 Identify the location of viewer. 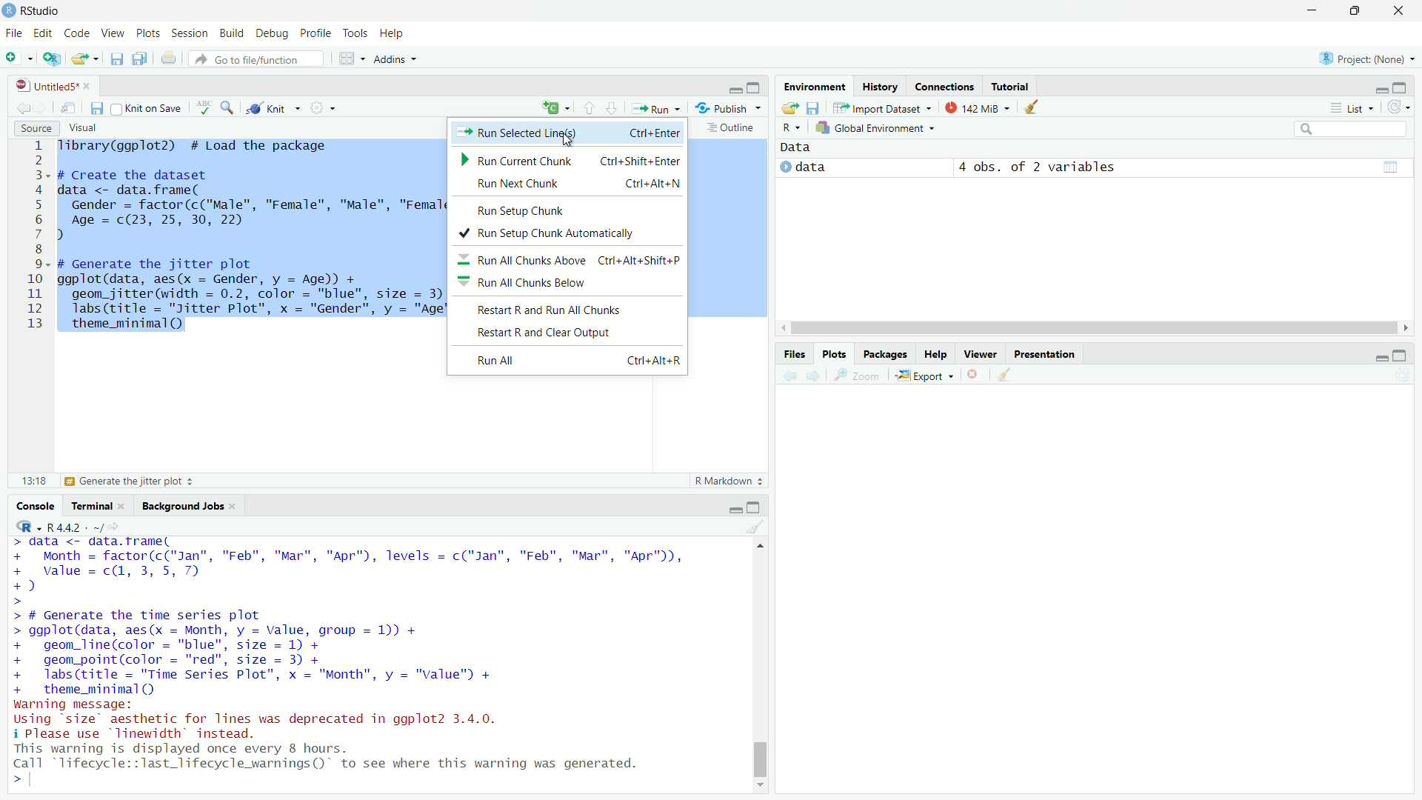
(979, 356).